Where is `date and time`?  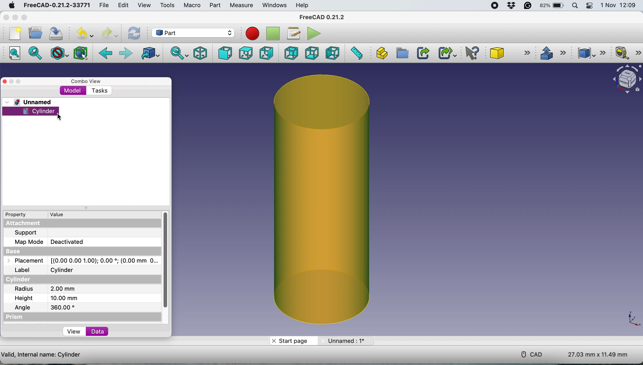 date and time is located at coordinates (618, 5).